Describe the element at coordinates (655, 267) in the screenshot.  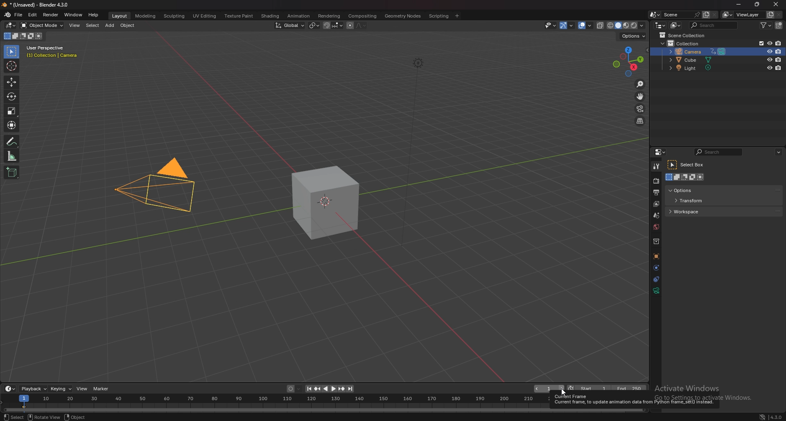
I see `physics` at that location.